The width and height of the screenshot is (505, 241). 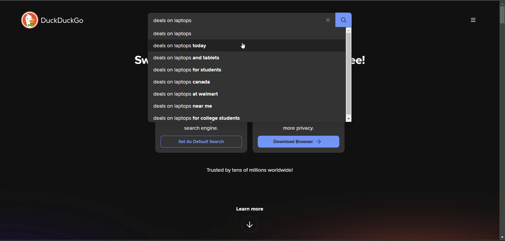 What do you see at coordinates (175, 21) in the screenshot?
I see `search term` at bounding box center [175, 21].